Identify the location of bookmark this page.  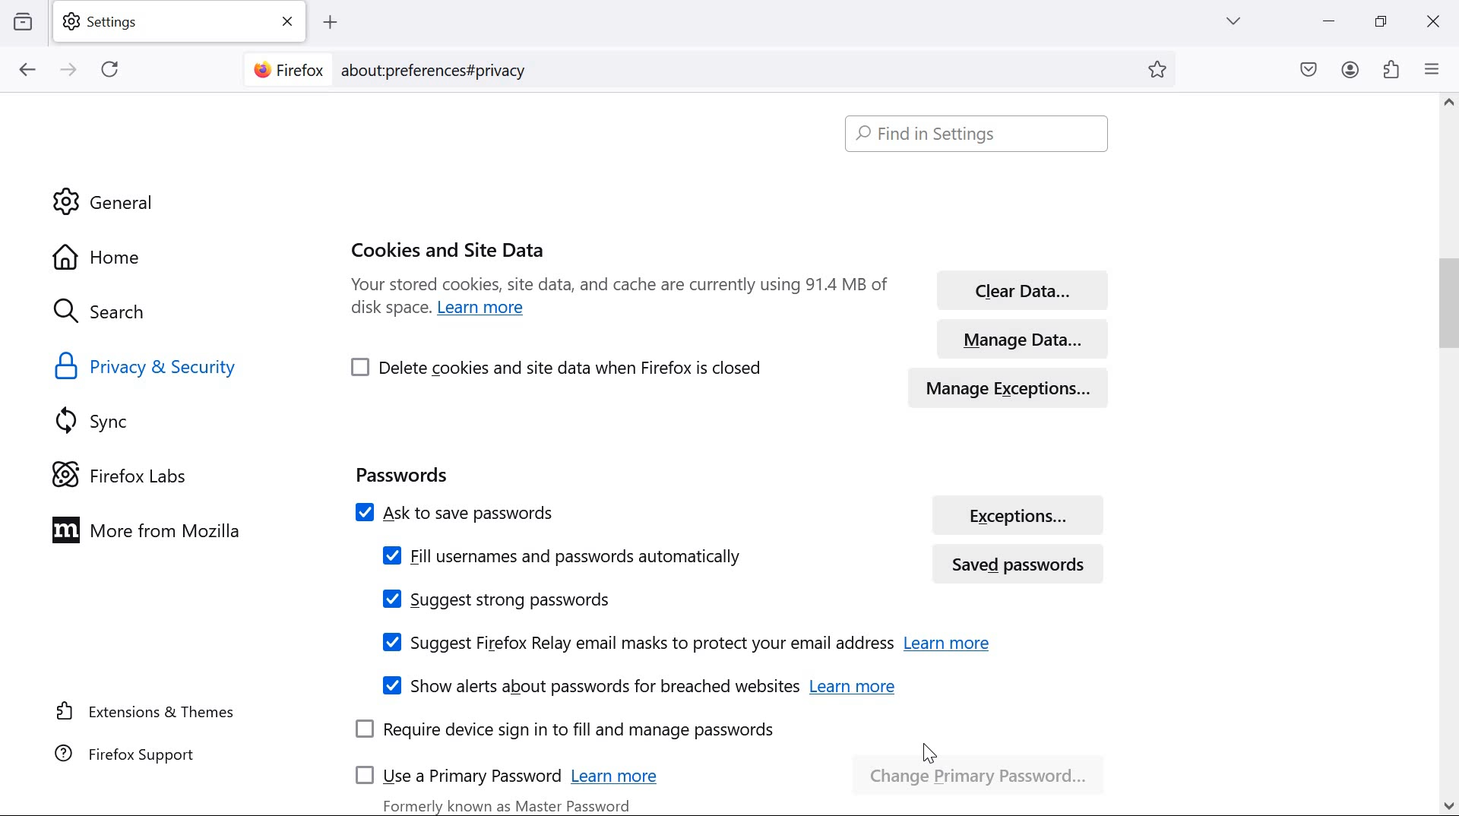
(1163, 70).